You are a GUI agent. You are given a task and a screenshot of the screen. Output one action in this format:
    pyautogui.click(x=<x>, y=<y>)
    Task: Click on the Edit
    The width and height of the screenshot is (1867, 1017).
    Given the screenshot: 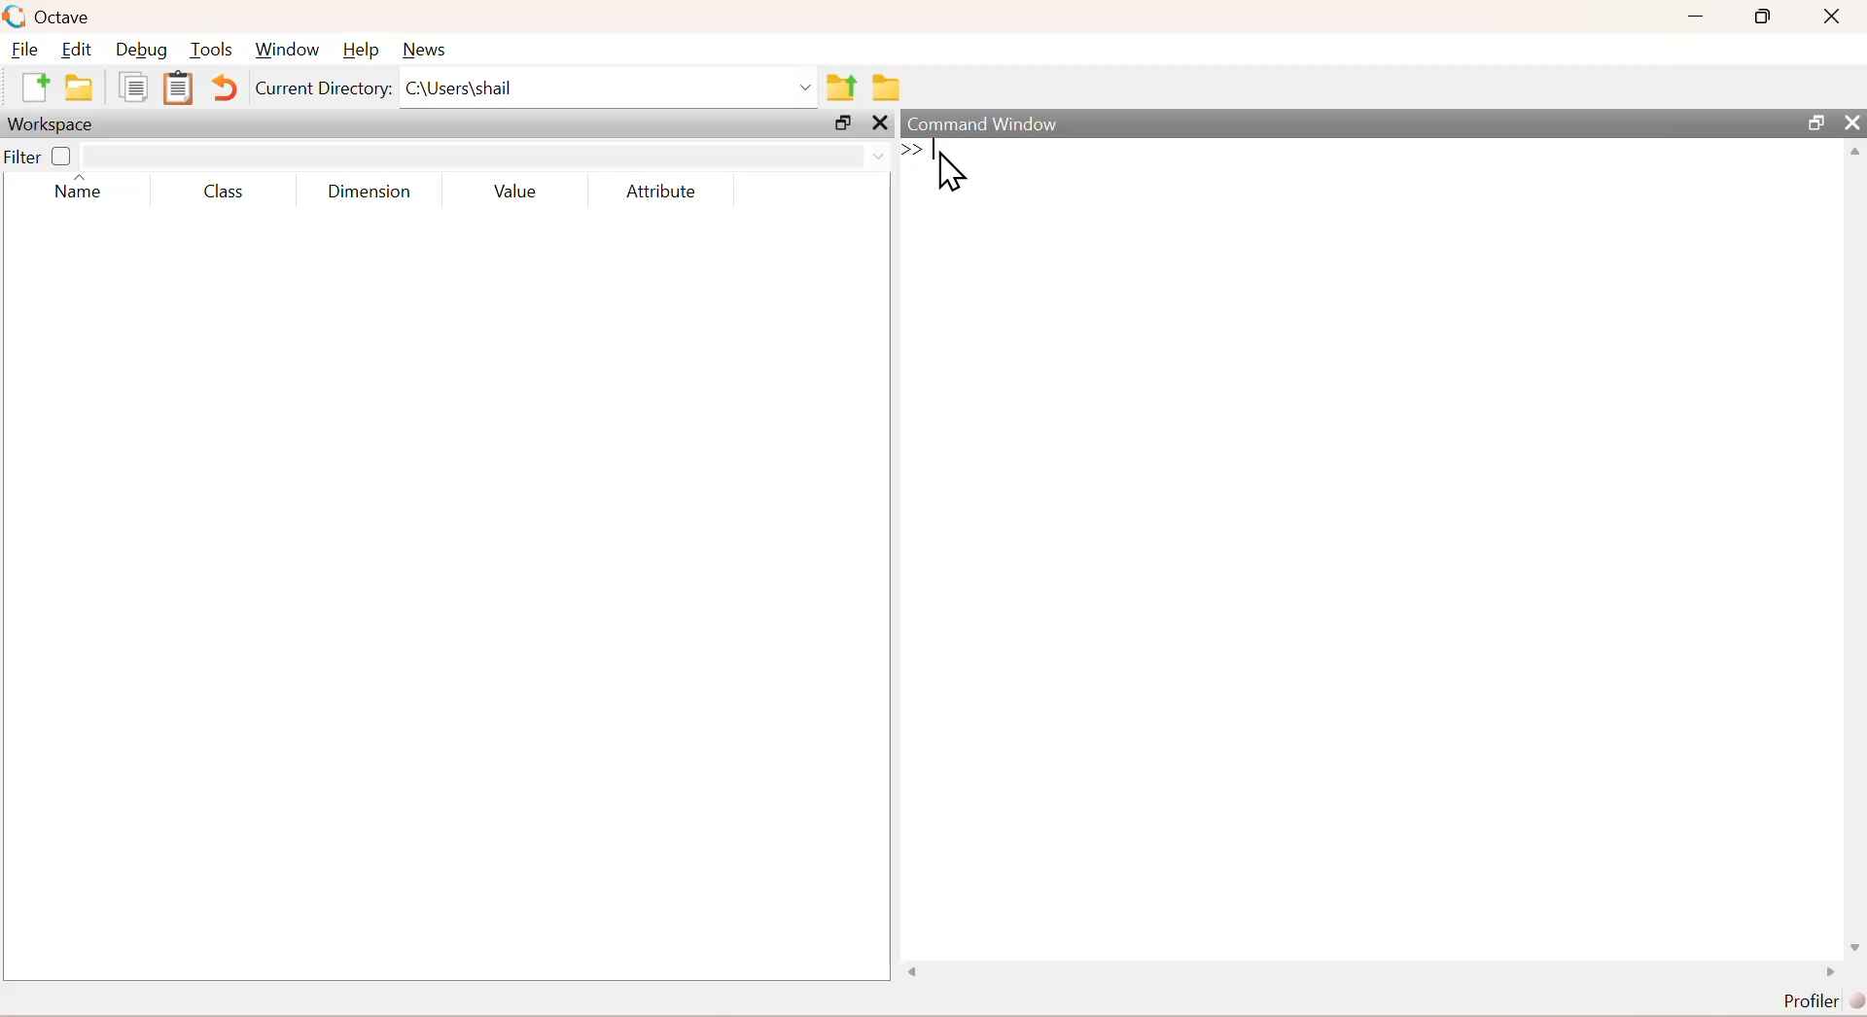 What is the action you would take?
    pyautogui.click(x=82, y=48)
    